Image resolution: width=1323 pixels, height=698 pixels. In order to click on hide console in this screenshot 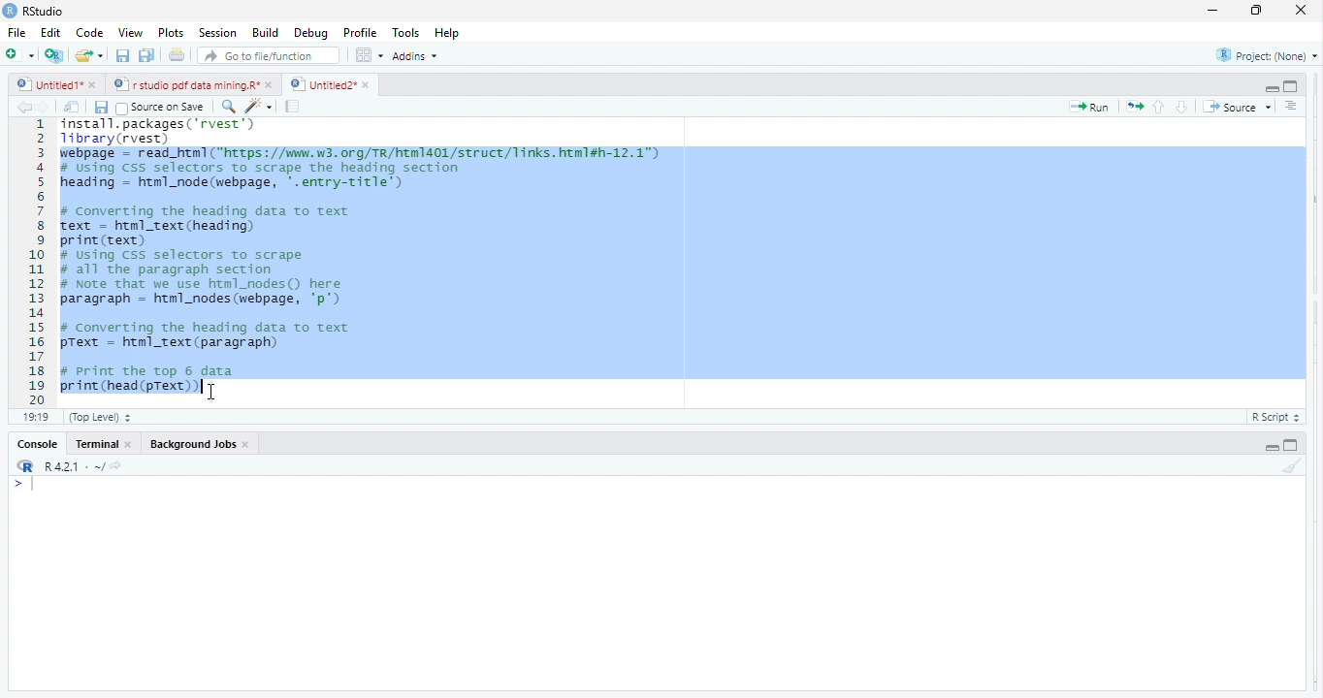, I will do `click(1291, 84)`.